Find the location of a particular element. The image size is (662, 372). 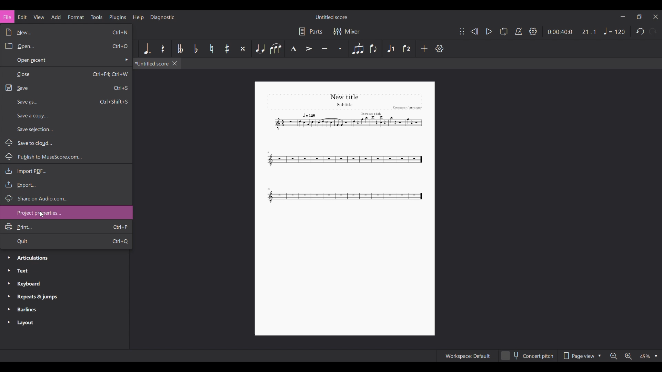

Rest is located at coordinates (163, 49).